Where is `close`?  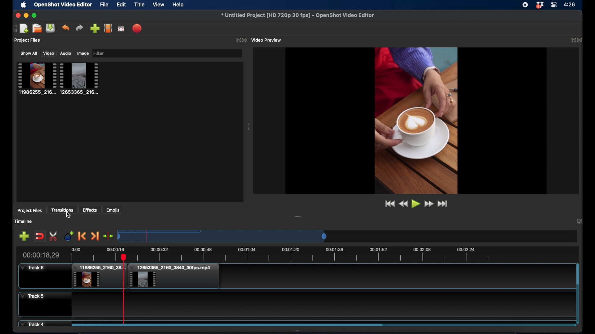 close is located at coordinates (581, 40).